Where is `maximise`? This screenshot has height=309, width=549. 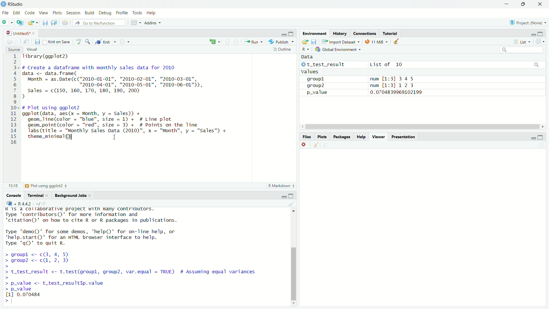
maximise is located at coordinates (291, 33).